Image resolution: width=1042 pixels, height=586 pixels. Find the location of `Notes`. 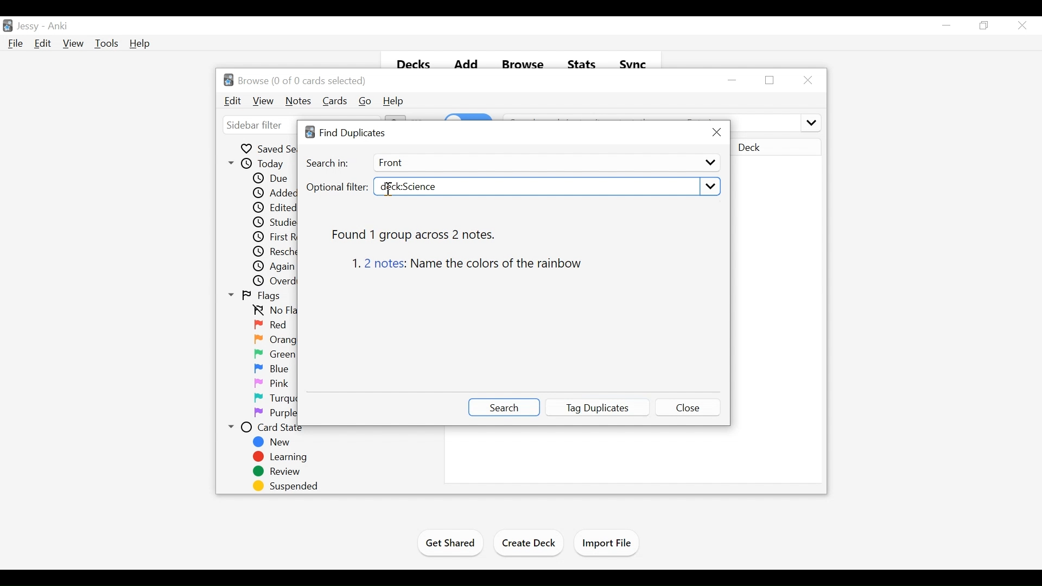

Notes is located at coordinates (298, 101).